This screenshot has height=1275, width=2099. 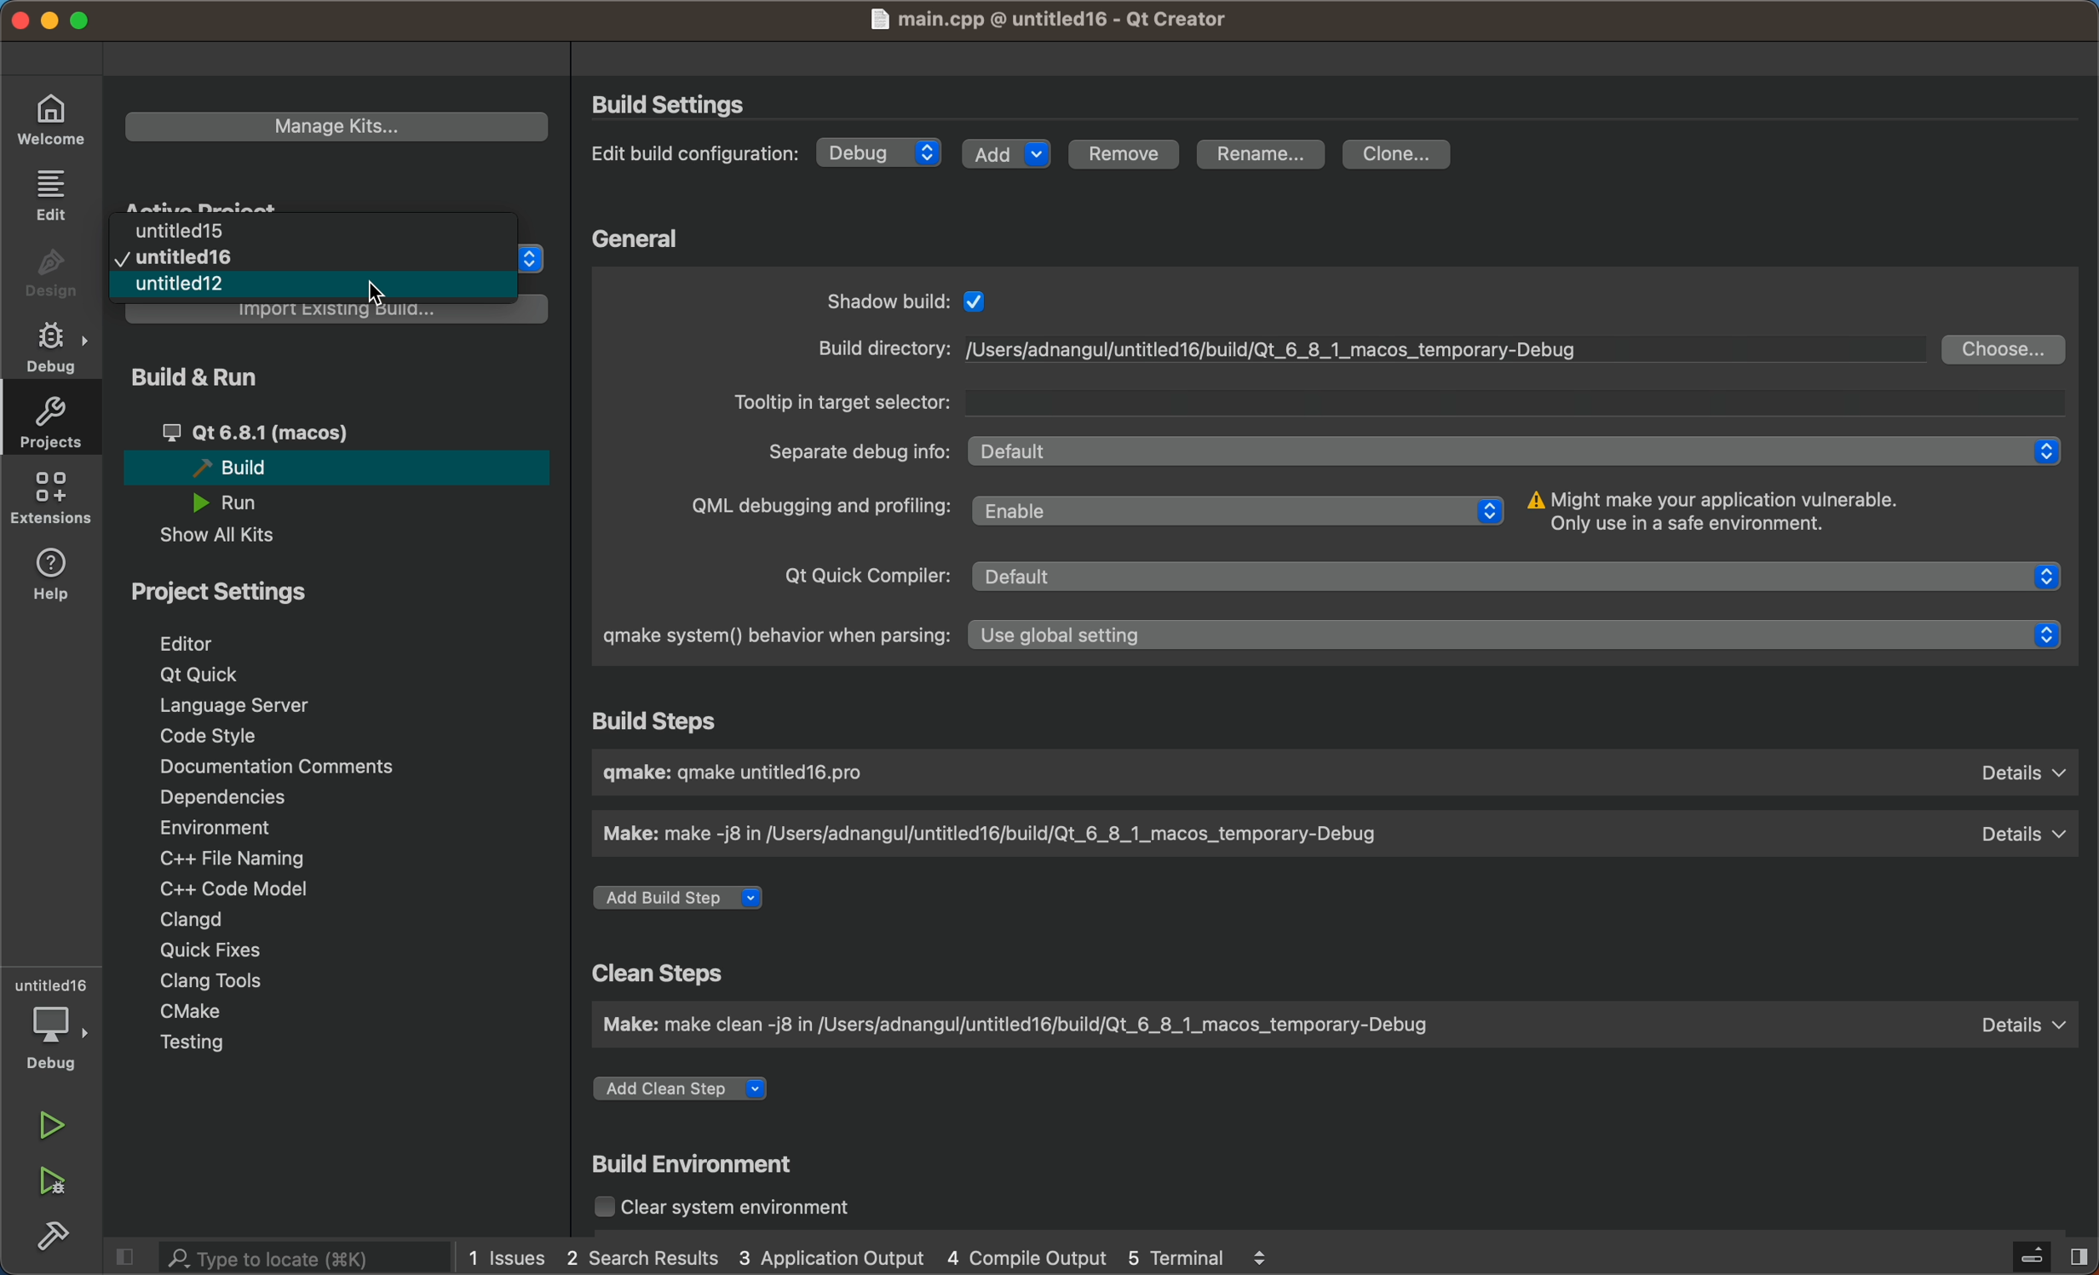 What do you see at coordinates (337, 456) in the screenshot?
I see `run and build` at bounding box center [337, 456].